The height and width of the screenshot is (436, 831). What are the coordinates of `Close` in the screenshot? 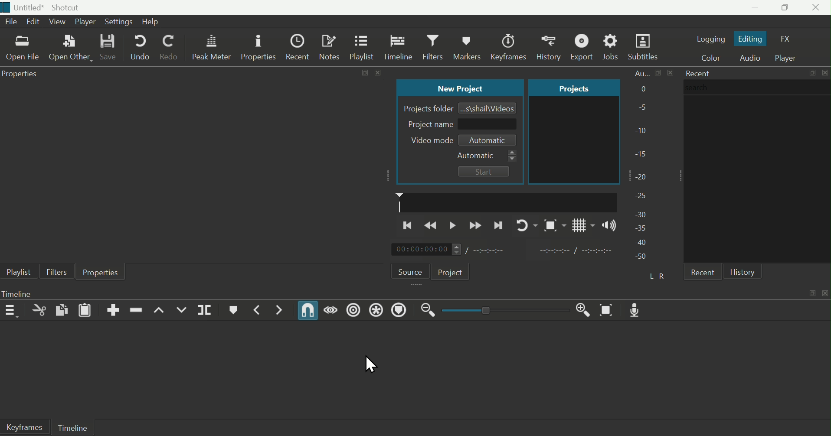 It's located at (816, 8).